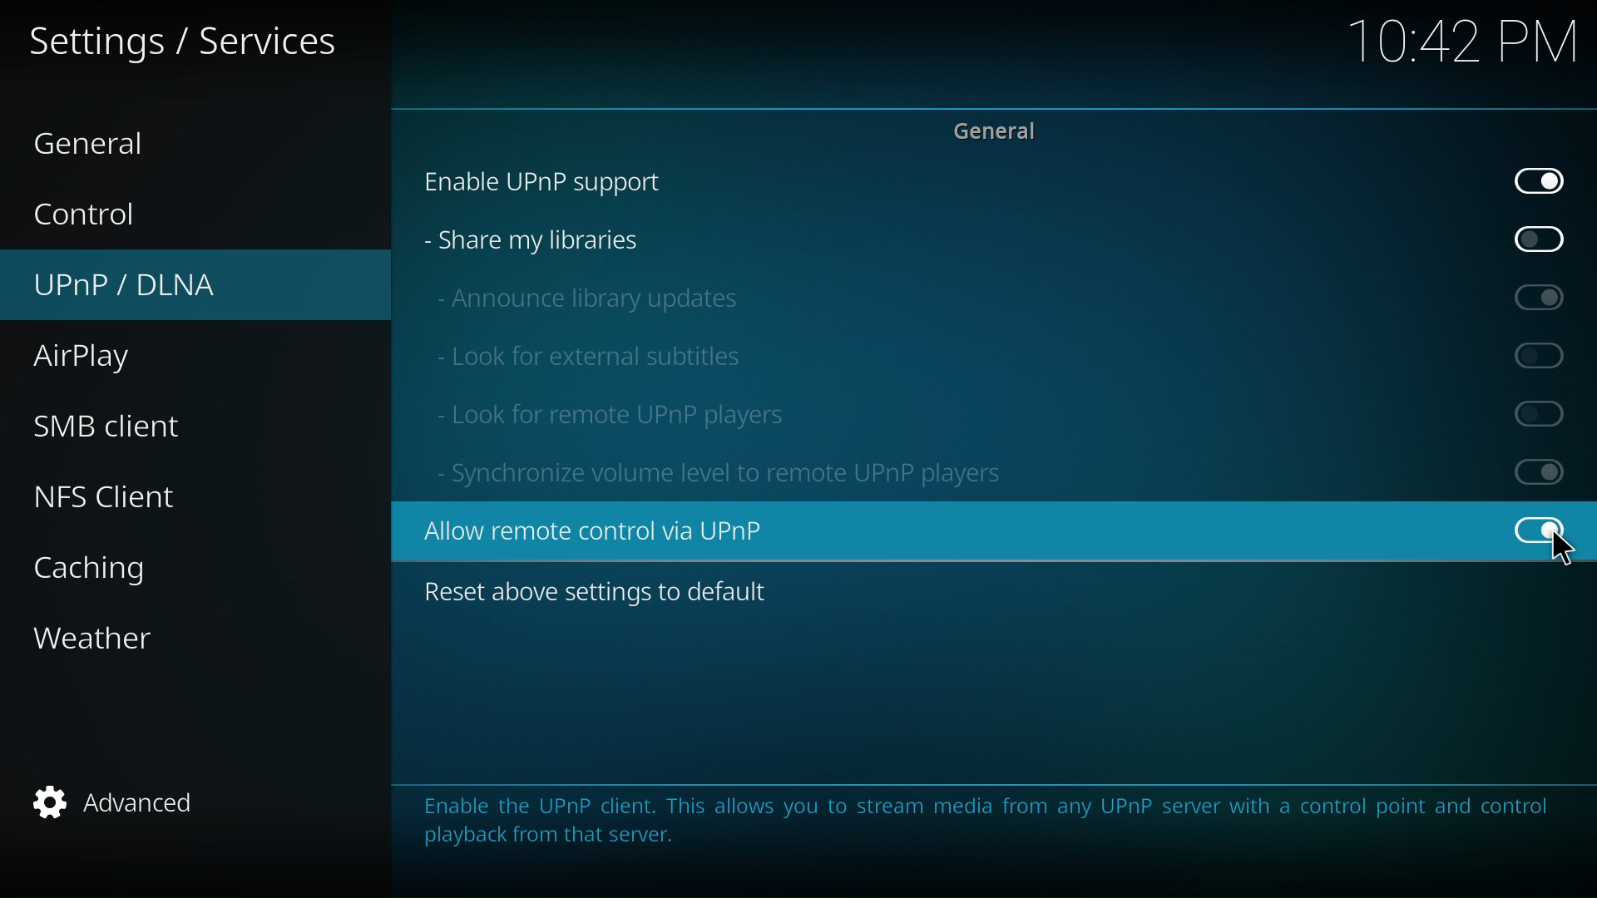  Describe the element at coordinates (131, 283) in the screenshot. I see `UPnP/DLNA` at that location.